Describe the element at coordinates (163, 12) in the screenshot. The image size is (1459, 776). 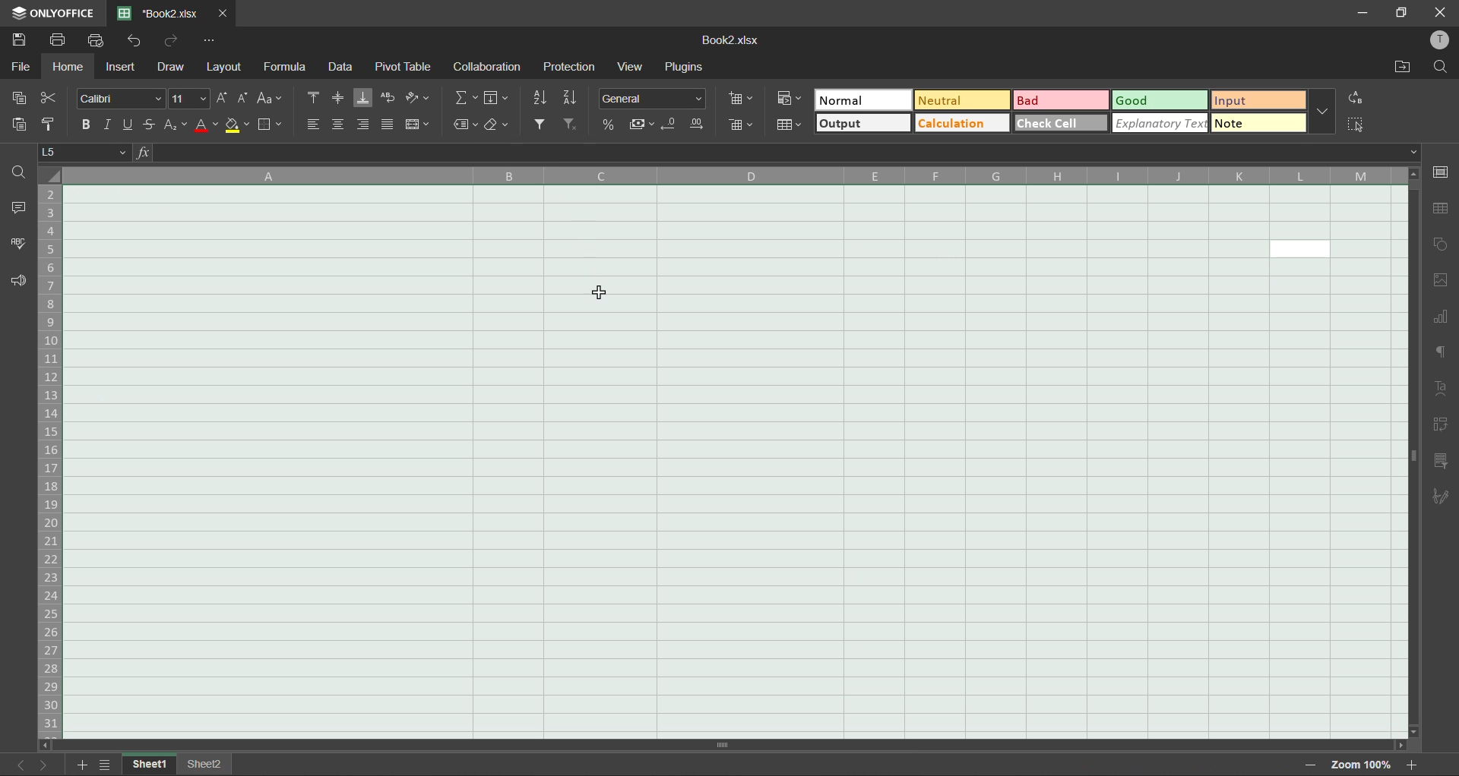
I see `filename` at that location.